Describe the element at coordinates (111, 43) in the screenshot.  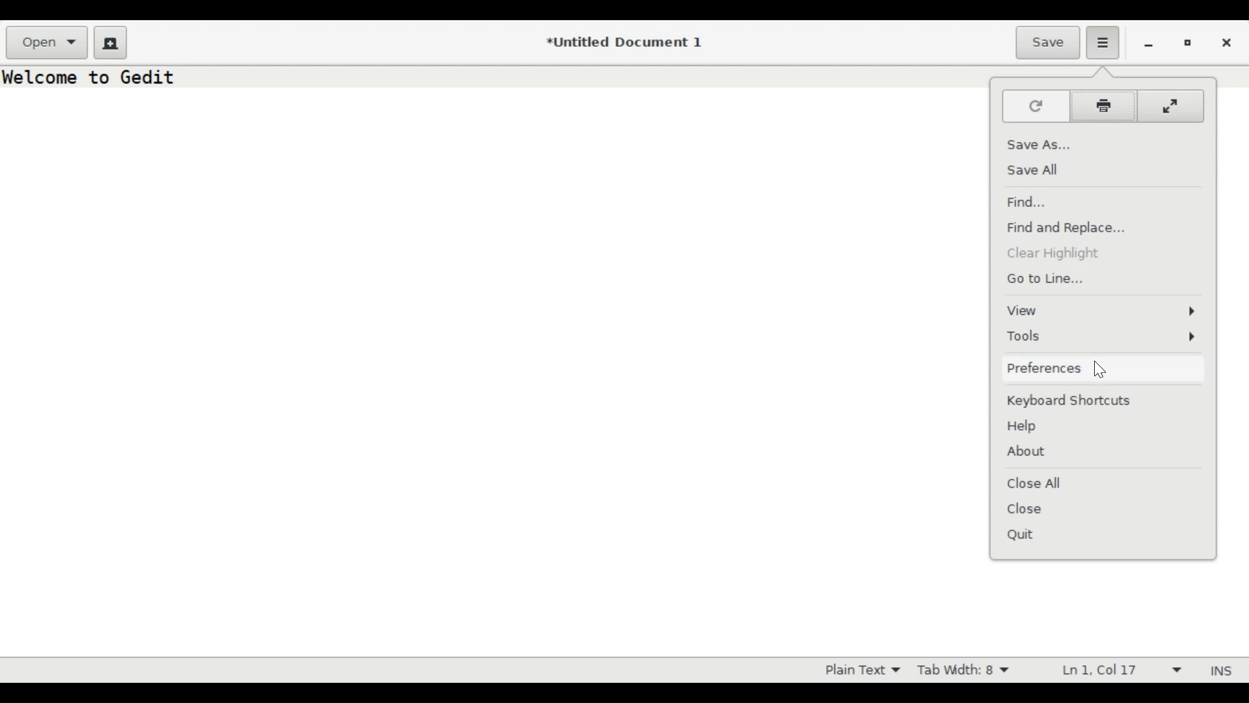
I see `Create a new document` at that location.